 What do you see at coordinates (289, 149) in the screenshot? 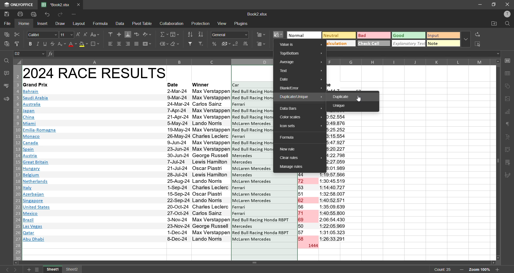
I see `new rule` at bounding box center [289, 149].